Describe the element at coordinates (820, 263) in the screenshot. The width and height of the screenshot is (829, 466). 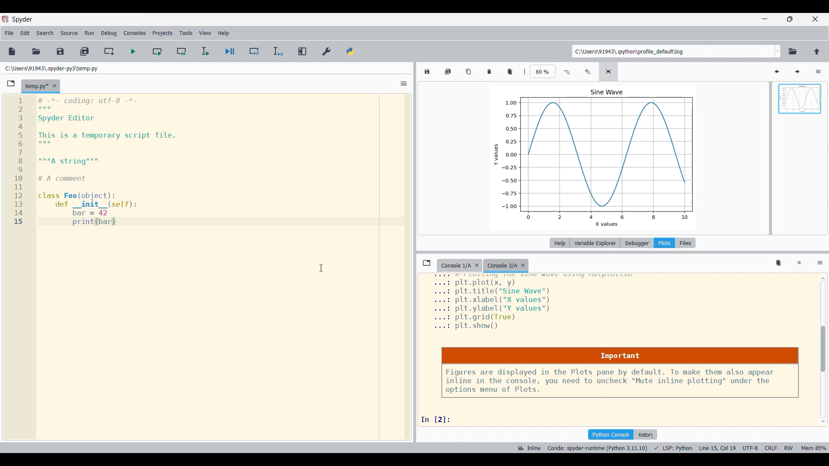
I see `Options` at that location.